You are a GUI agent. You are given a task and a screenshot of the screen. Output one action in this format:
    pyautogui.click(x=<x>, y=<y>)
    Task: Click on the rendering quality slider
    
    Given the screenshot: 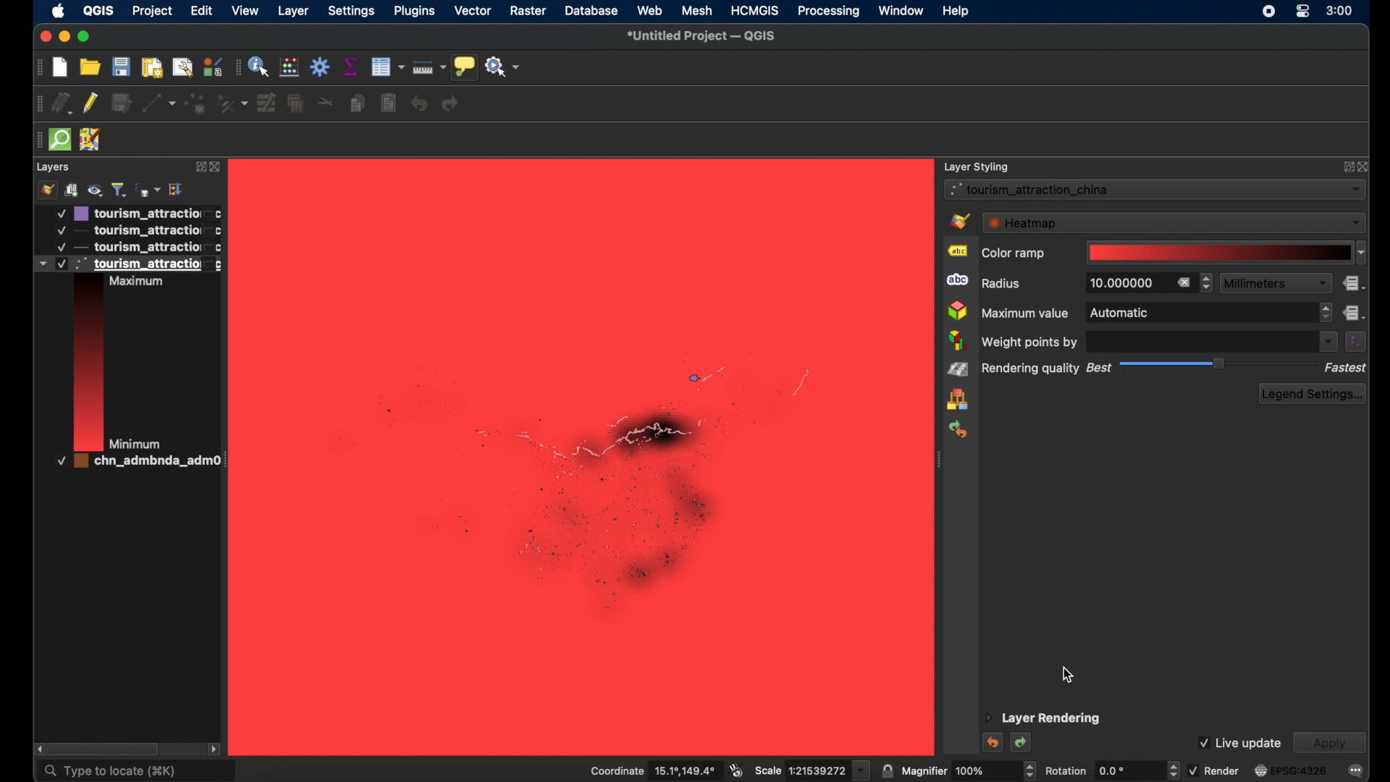 What is the action you would take?
    pyautogui.click(x=1220, y=364)
    